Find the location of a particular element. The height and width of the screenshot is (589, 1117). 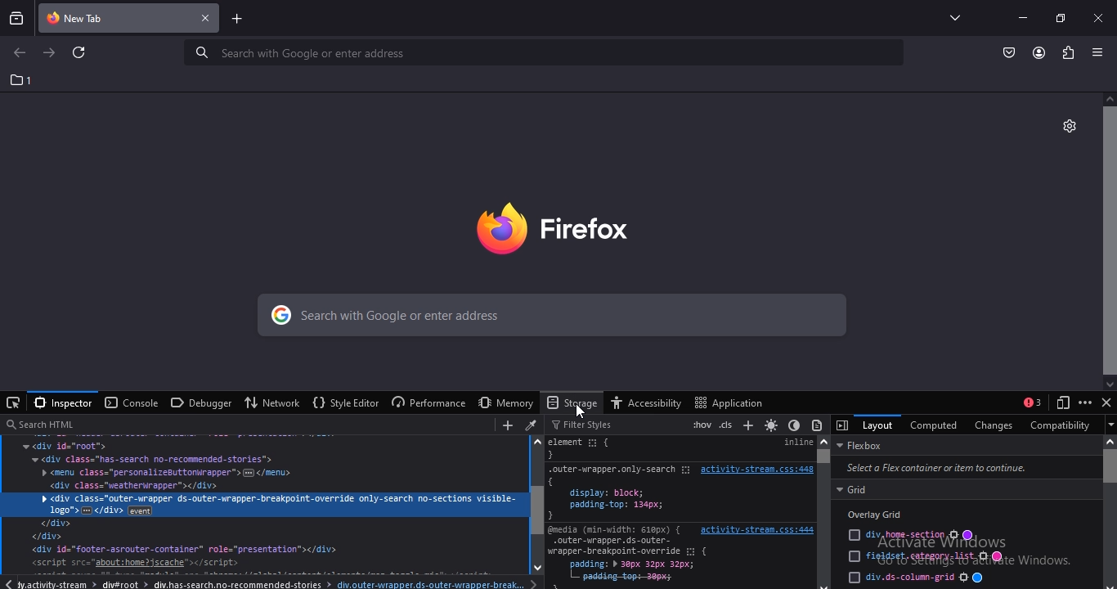

scroll bar is located at coordinates (538, 504).